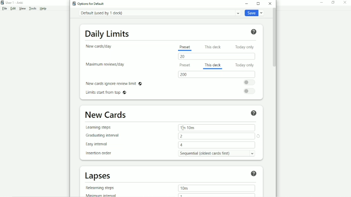 This screenshot has width=351, height=197. What do you see at coordinates (250, 91) in the screenshot?
I see `Toggle on/off` at bounding box center [250, 91].